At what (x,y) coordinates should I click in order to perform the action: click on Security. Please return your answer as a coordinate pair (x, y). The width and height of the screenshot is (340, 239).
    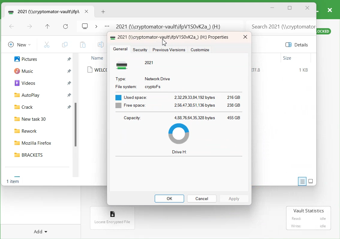
    Looking at the image, I should click on (141, 49).